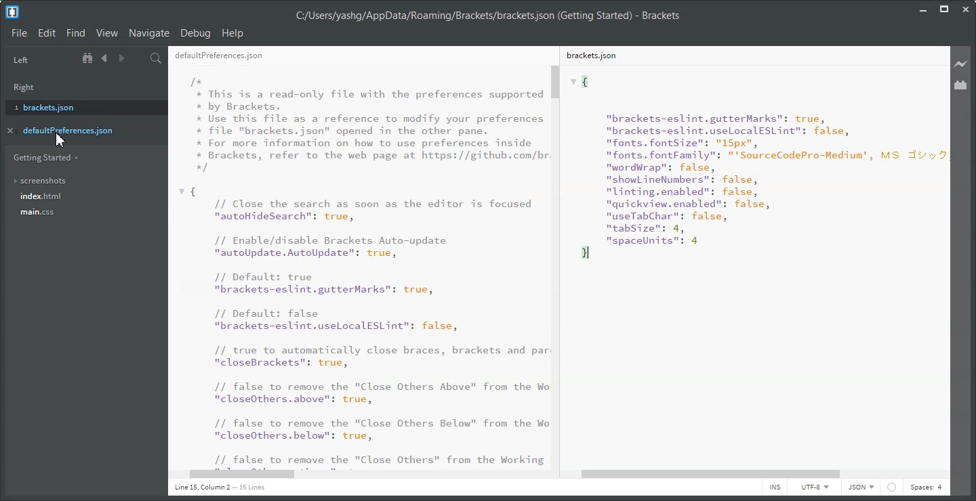 The width and height of the screenshot is (976, 501). What do you see at coordinates (84, 197) in the screenshot?
I see `index.html` at bounding box center [84, 197].